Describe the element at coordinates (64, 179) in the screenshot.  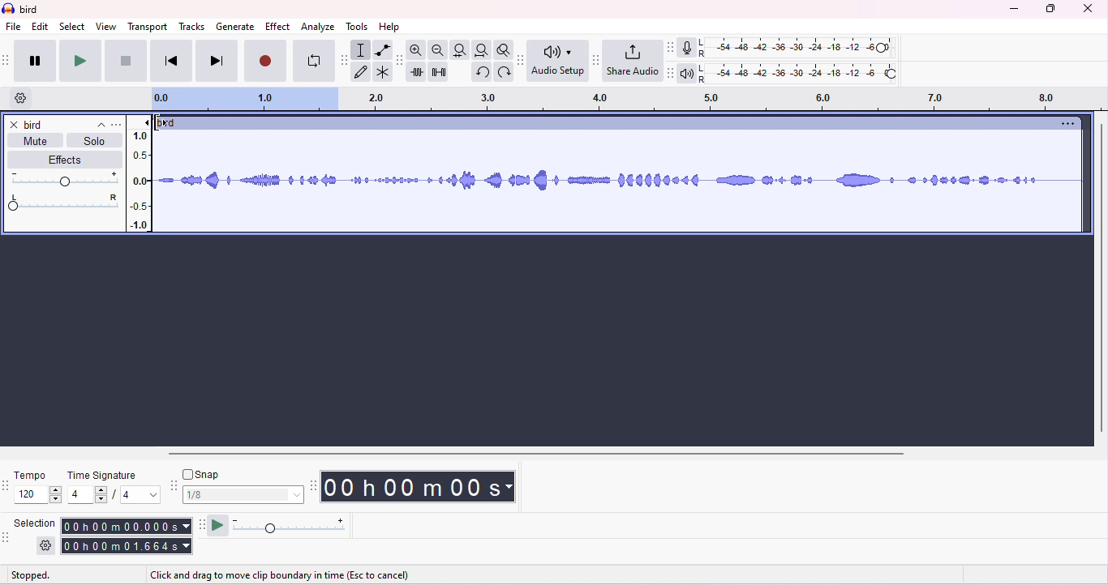
I see `volume` at that location.